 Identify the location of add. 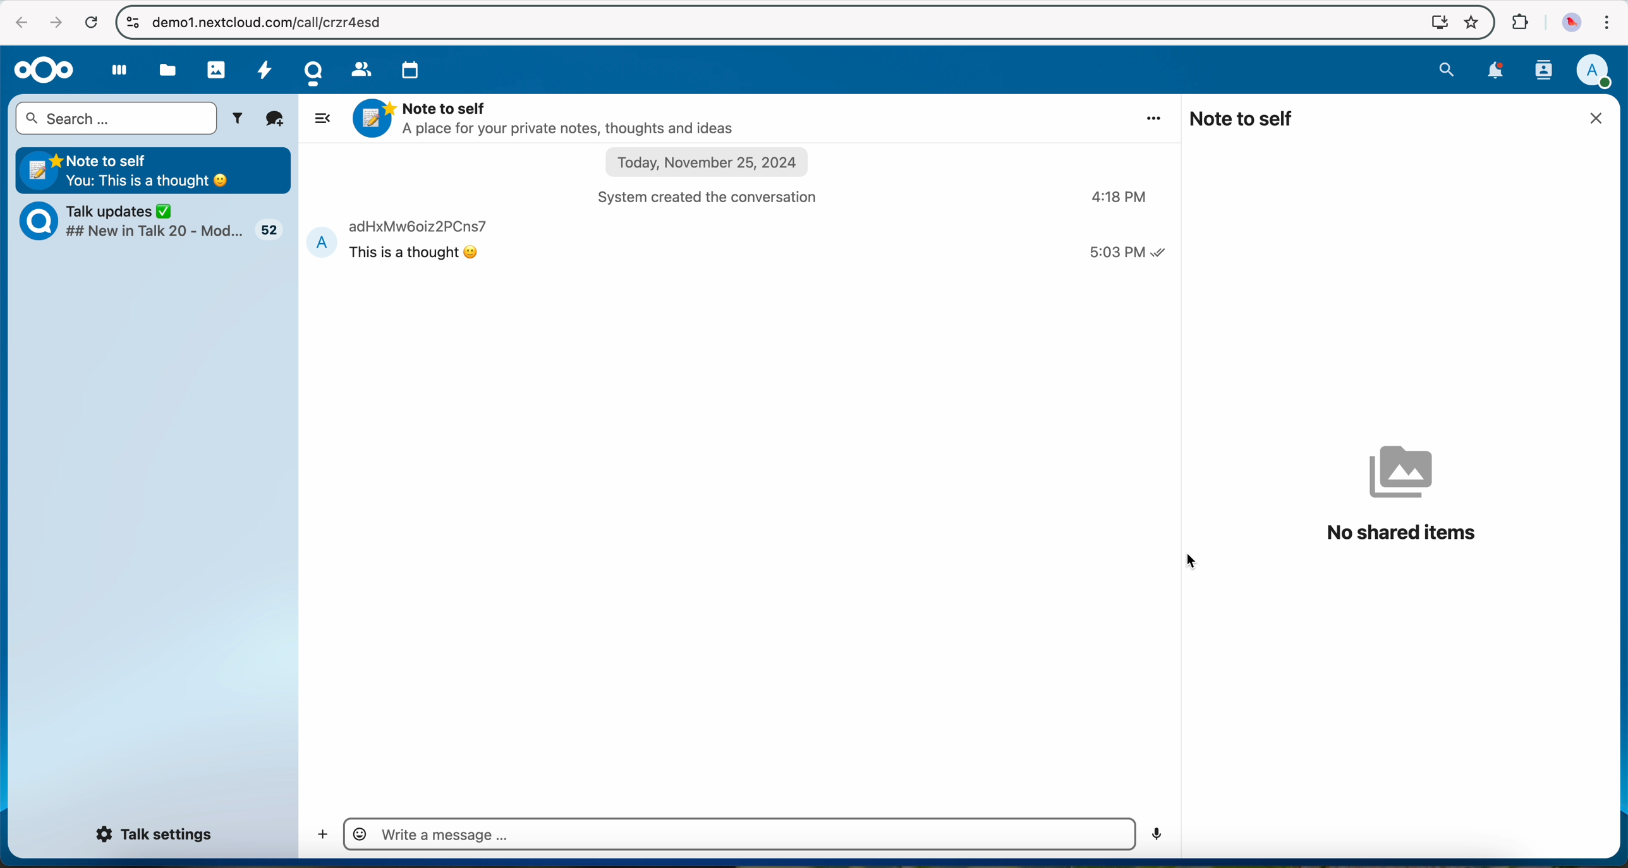
(319, 836).